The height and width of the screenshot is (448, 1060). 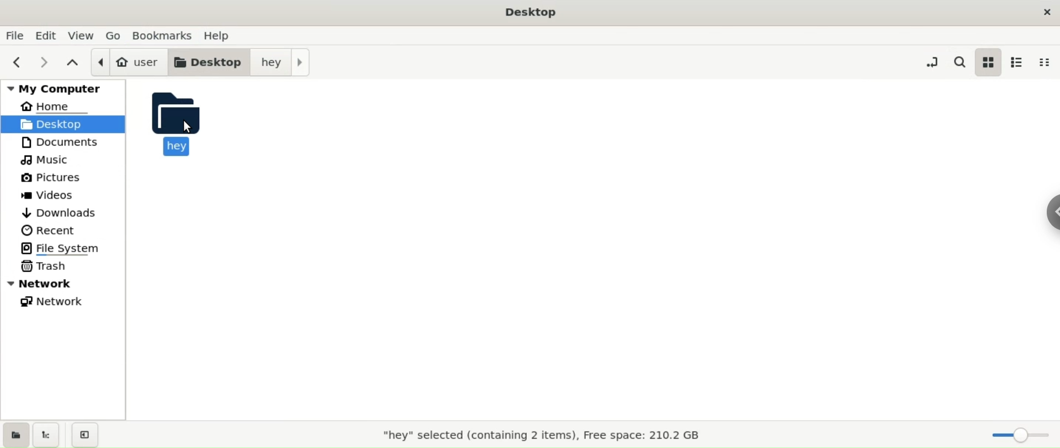 I want to click on close sidebars, so click(x=83, y=435).